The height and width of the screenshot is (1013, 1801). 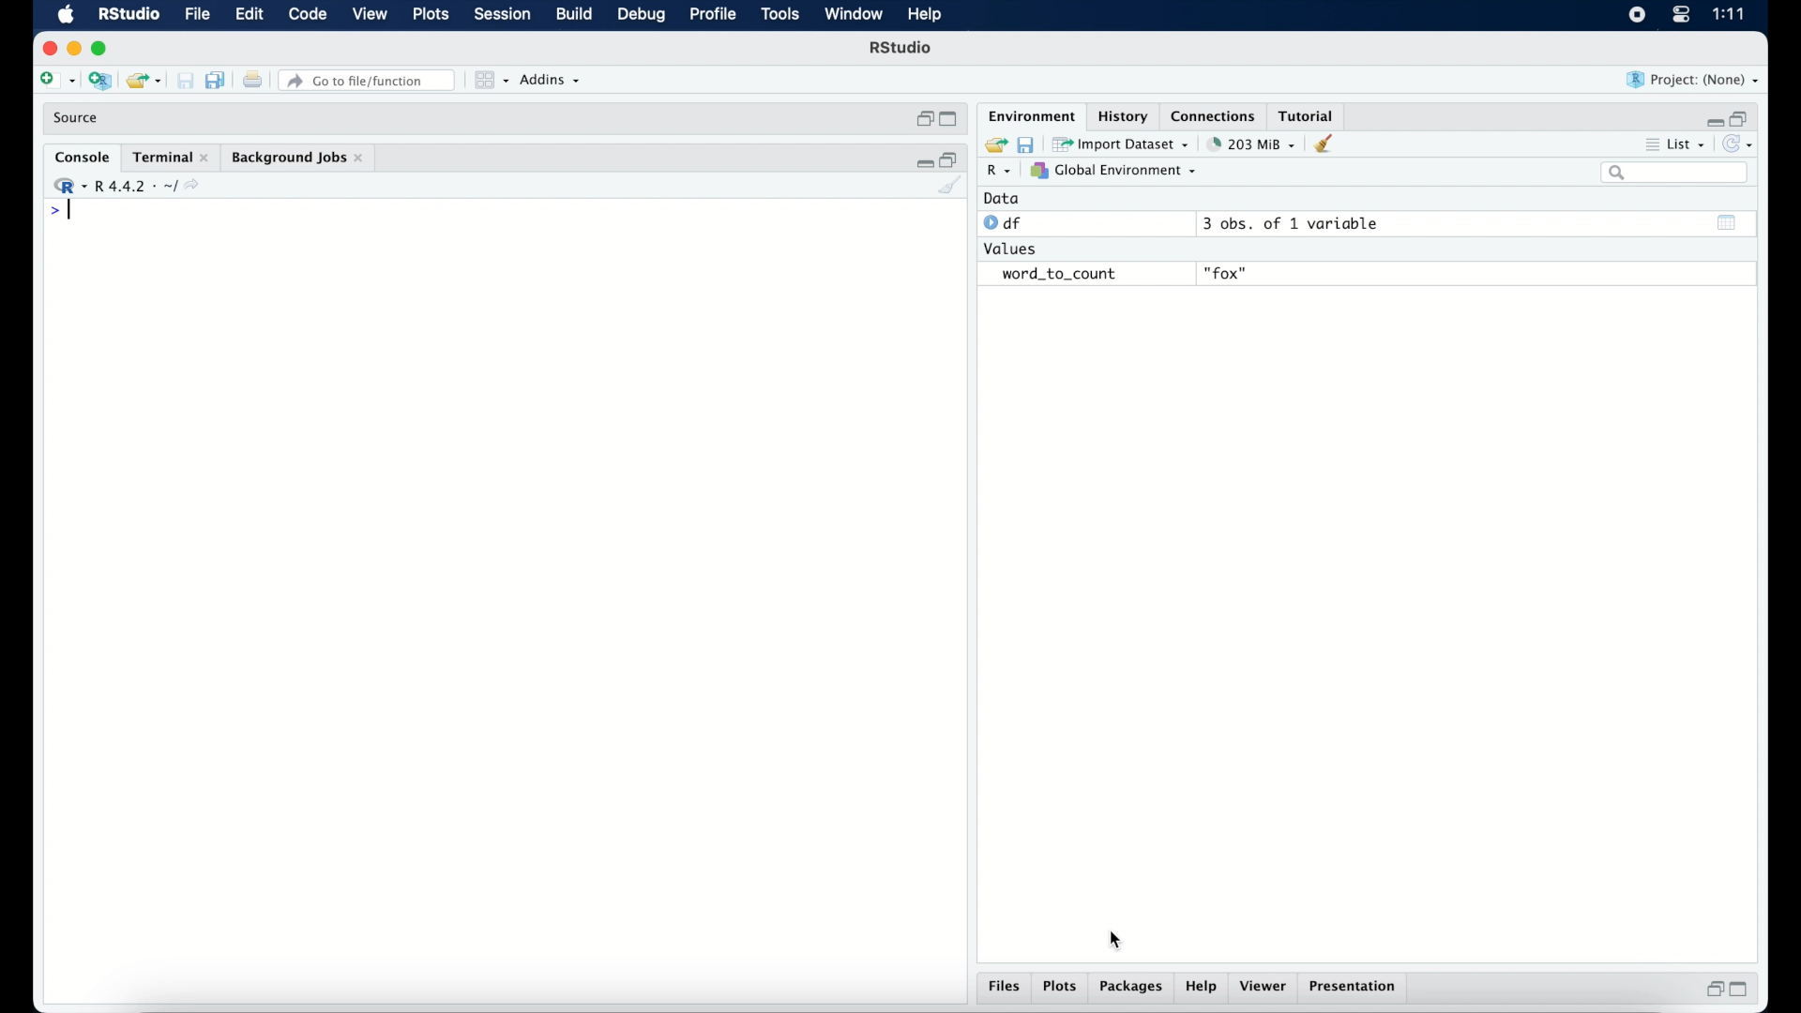 I want to click on help, so click(x=1203, y=988).